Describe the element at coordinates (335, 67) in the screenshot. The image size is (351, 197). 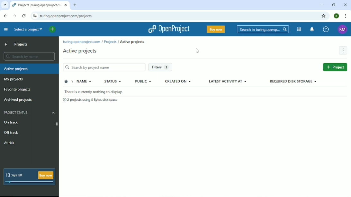
I see `Project` at that location.